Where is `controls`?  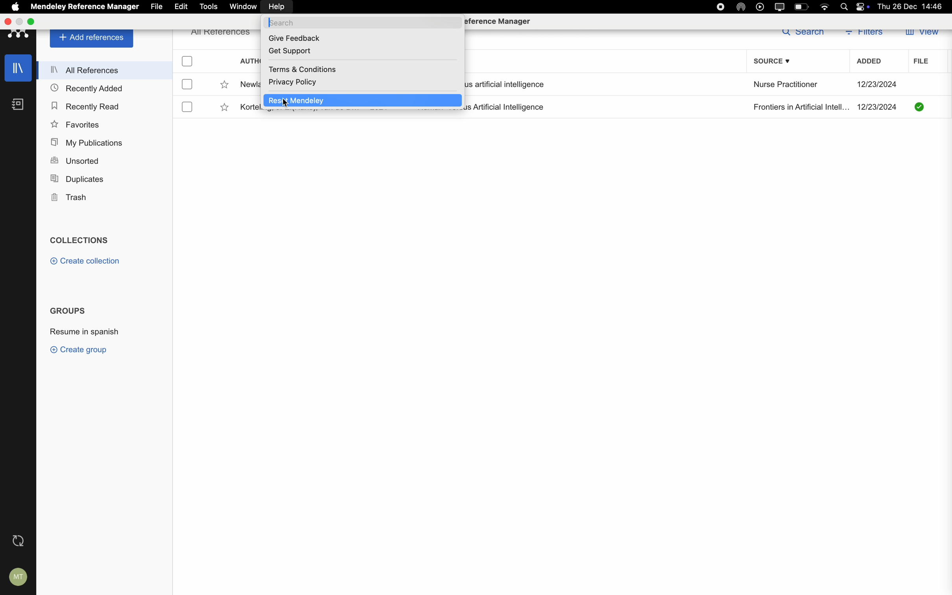 controls is located at coordinates (865, 6).